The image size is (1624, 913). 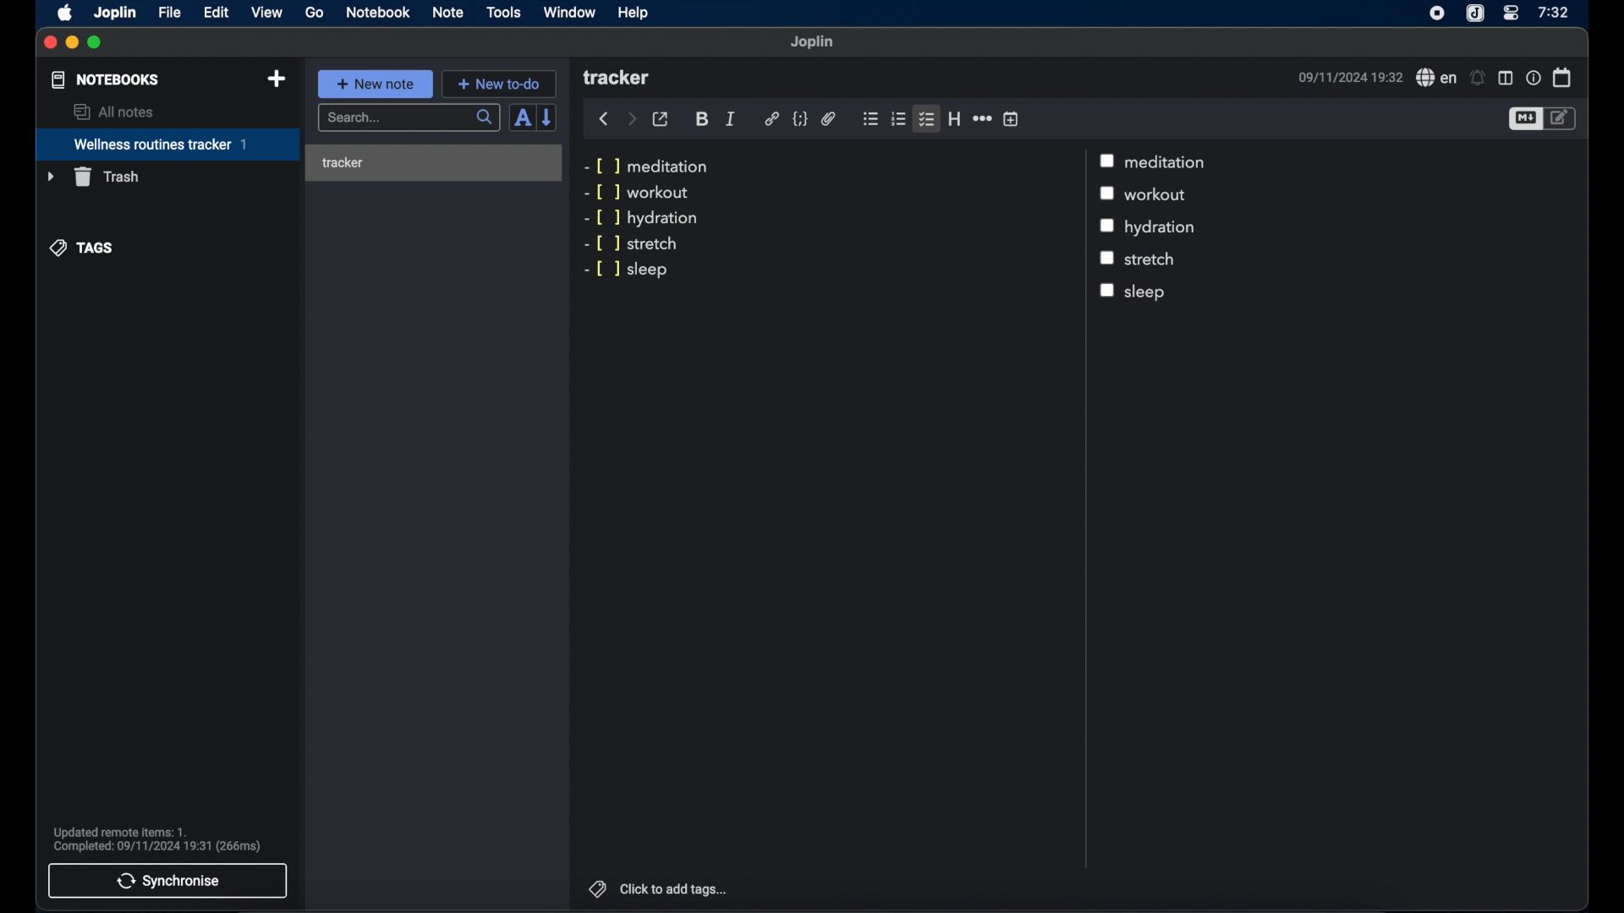 I want to click on checkbox, so click(x=1111, y=194).